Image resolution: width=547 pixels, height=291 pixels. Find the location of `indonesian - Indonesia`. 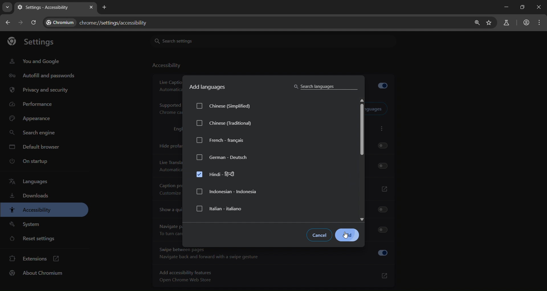

indonesian - Indonesia is located at coordinates (227, 192).